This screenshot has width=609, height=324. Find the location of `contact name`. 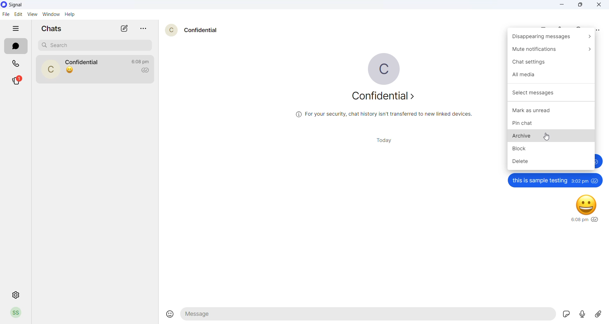

contact name is located at coordinates (201, 30).